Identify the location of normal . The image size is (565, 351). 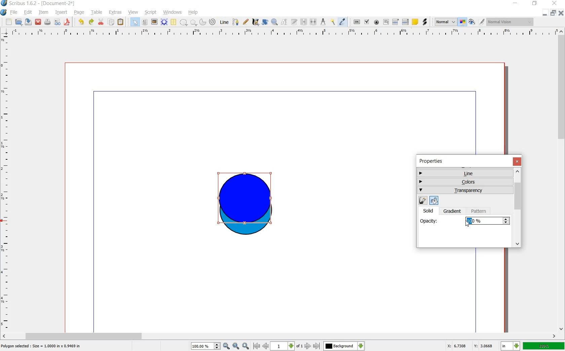
(445, 22).